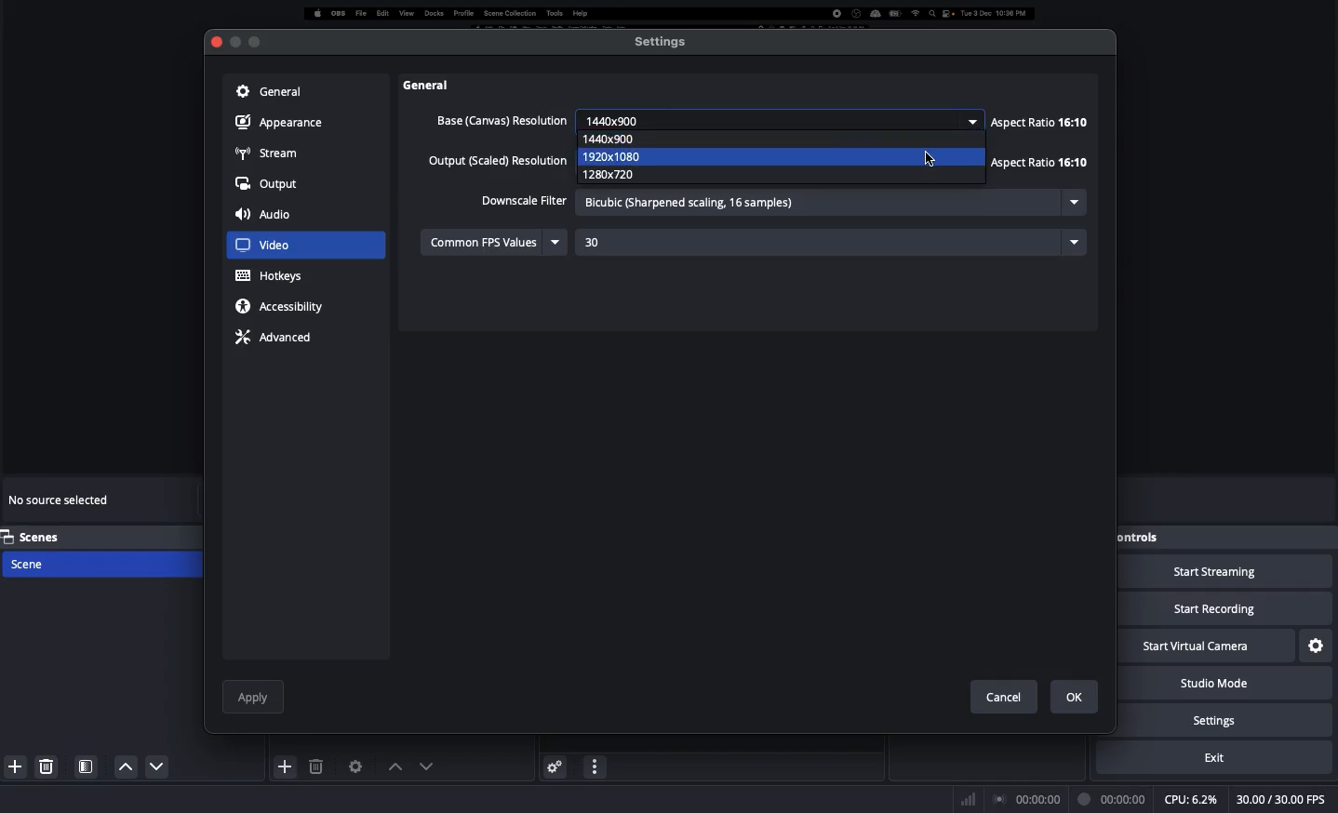 This screenshot has height=813, width=1338. I want to click on Broadcast, so click(1028, 799).